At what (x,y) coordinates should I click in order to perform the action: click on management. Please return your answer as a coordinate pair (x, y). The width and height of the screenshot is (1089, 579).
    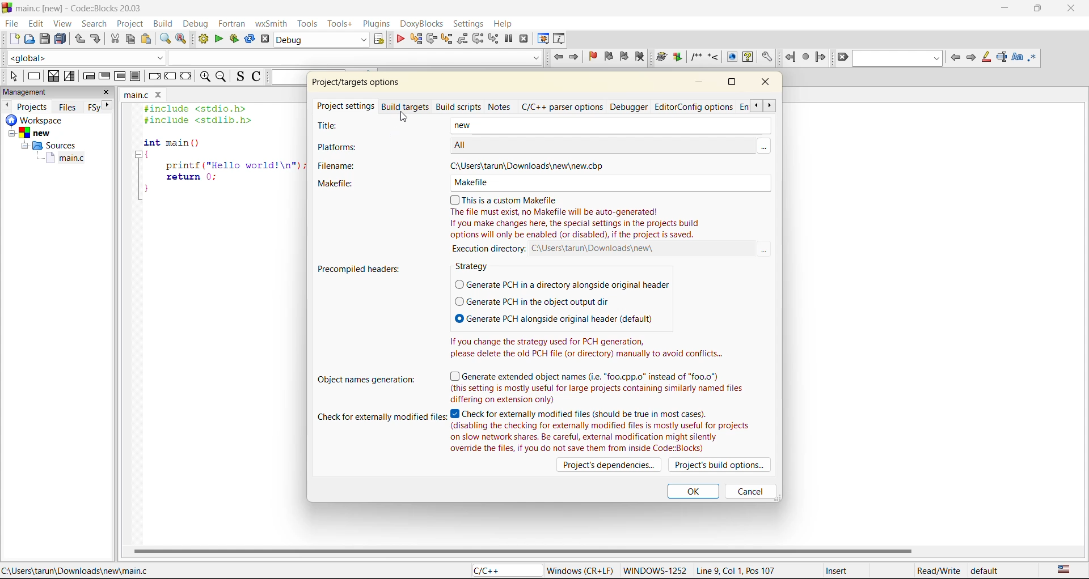
    Looking at the image, I should click on (37, 91).